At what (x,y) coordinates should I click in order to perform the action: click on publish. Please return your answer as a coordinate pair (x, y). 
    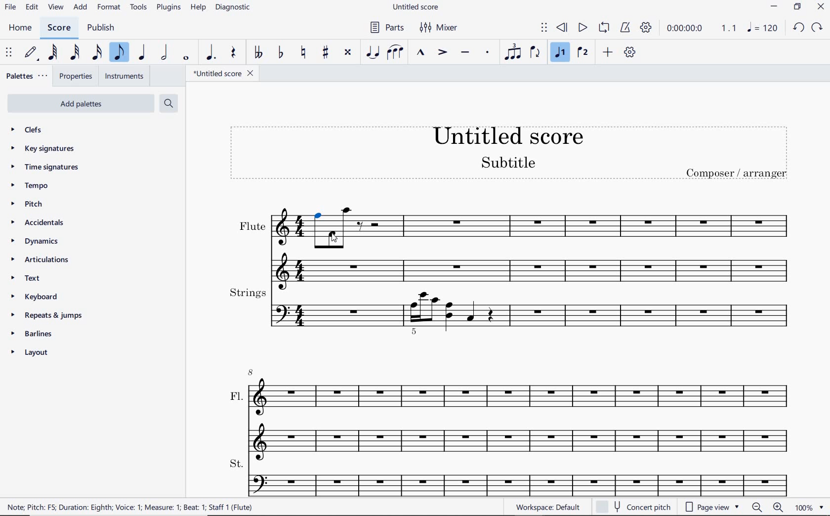
    Looking at the image, I should click on (100, 28).